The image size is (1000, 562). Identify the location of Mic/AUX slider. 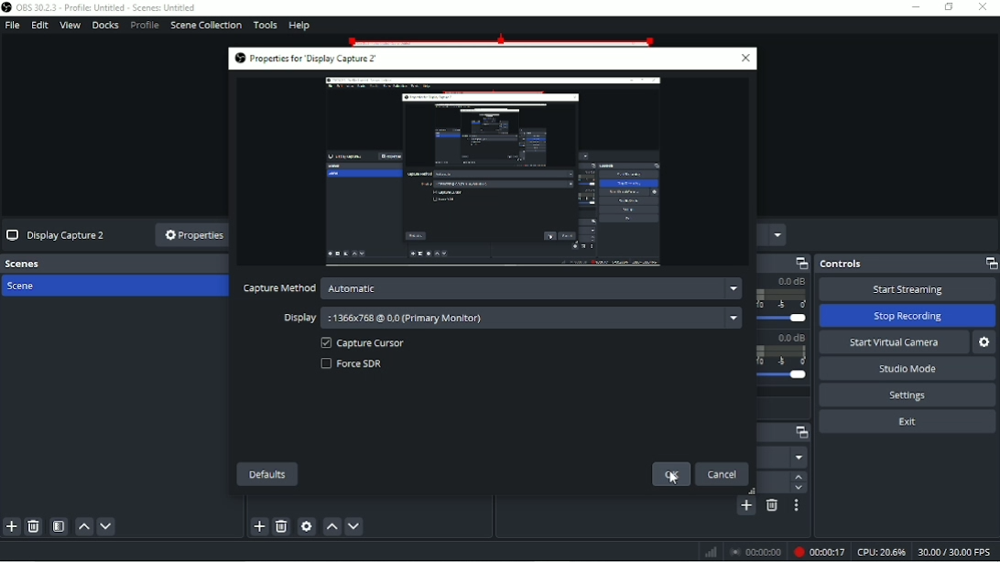
(784, 360).